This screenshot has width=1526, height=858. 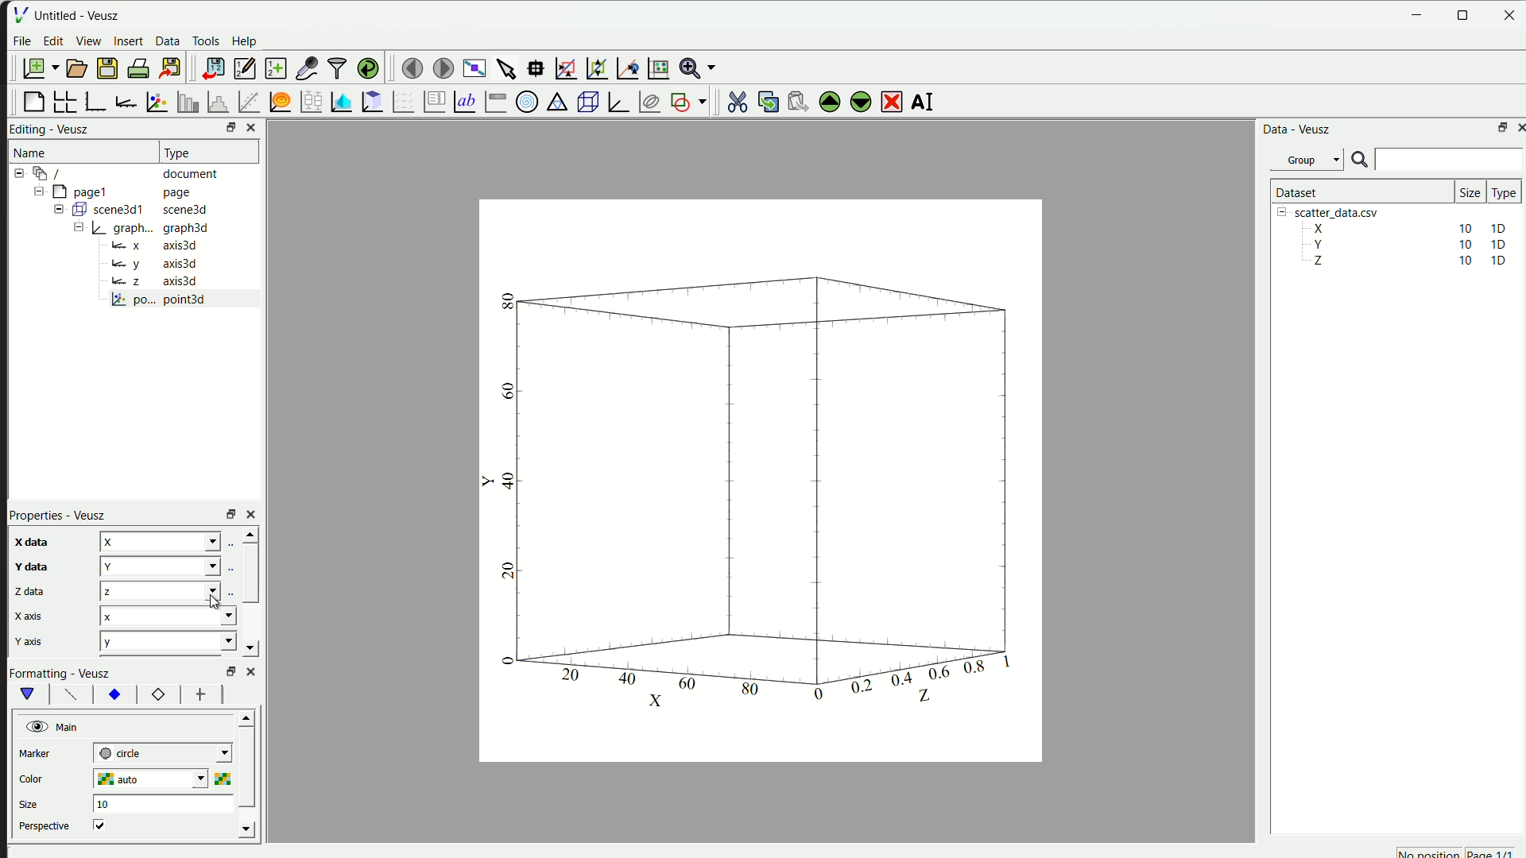 I want to click on cut the selected widget, so click(x=735, y=101).